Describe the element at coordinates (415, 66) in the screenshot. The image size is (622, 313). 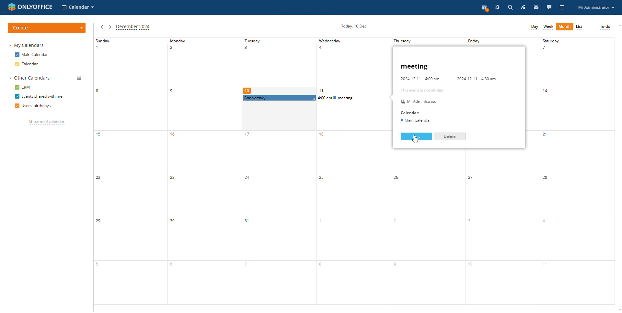
I see `meeting` at that location.